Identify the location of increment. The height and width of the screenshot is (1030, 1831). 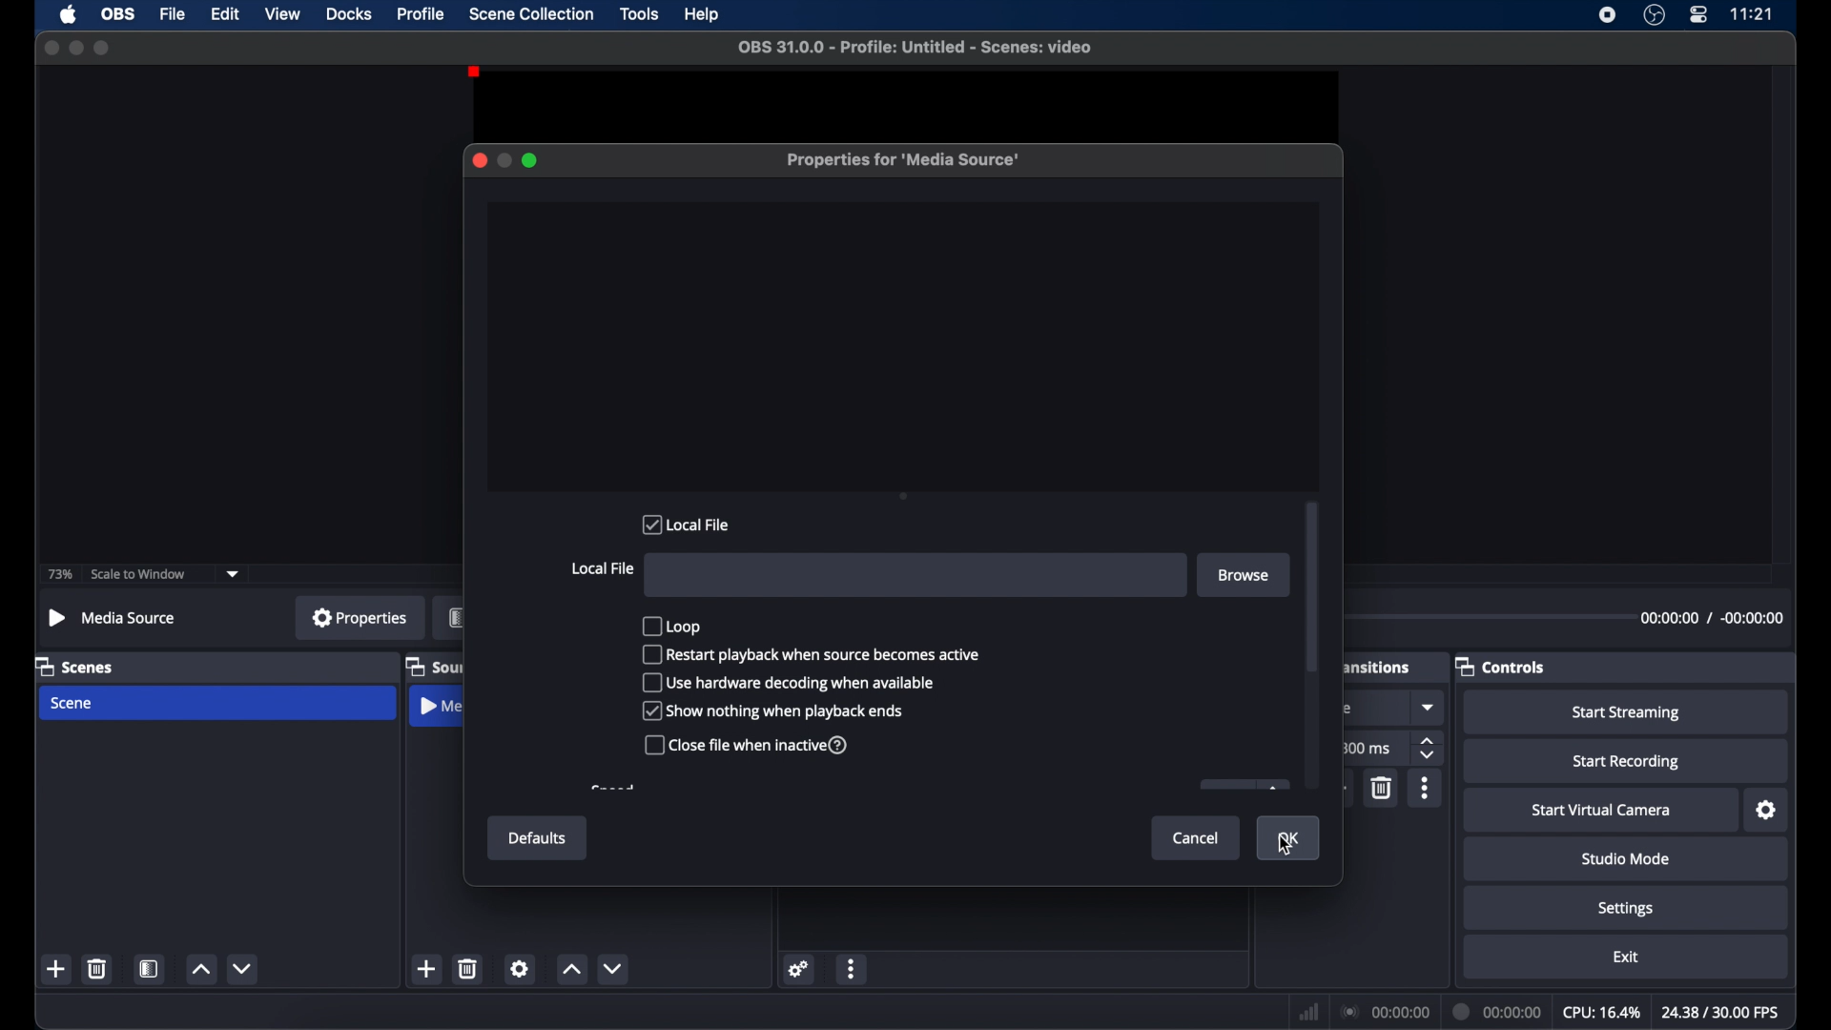
(200, 969).